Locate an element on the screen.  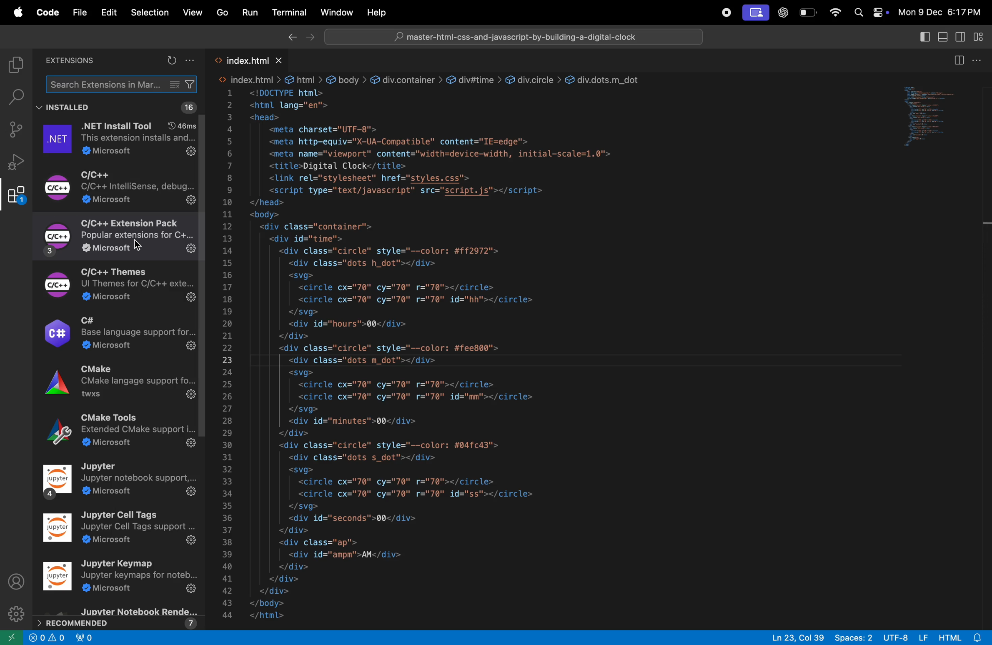
Terminal is located at coordinates (288, 13).